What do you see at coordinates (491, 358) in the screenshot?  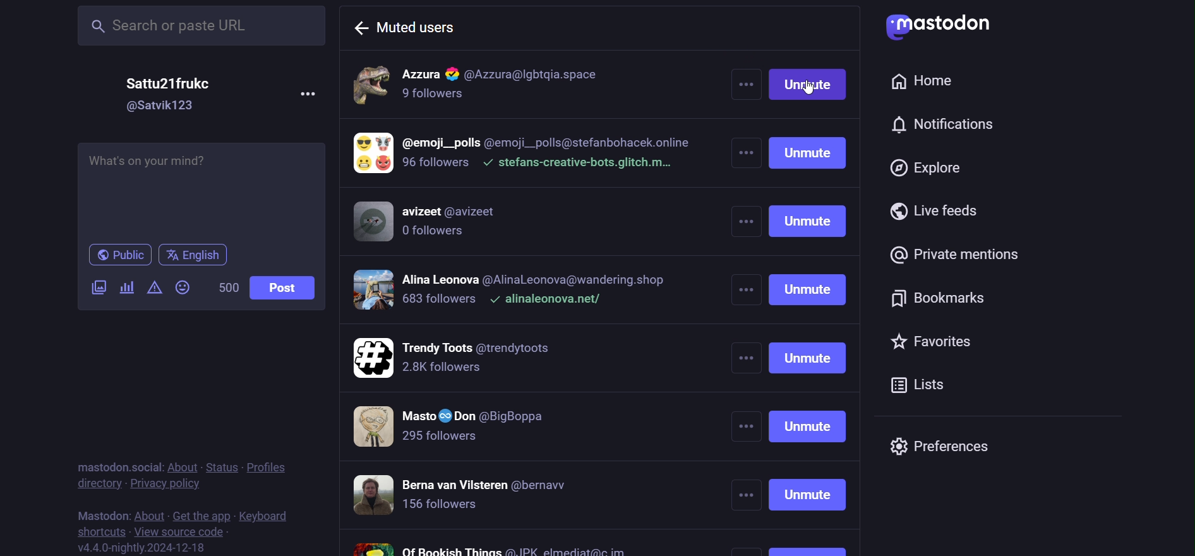 I see `muted user 5` at bounding box center [491, 358].